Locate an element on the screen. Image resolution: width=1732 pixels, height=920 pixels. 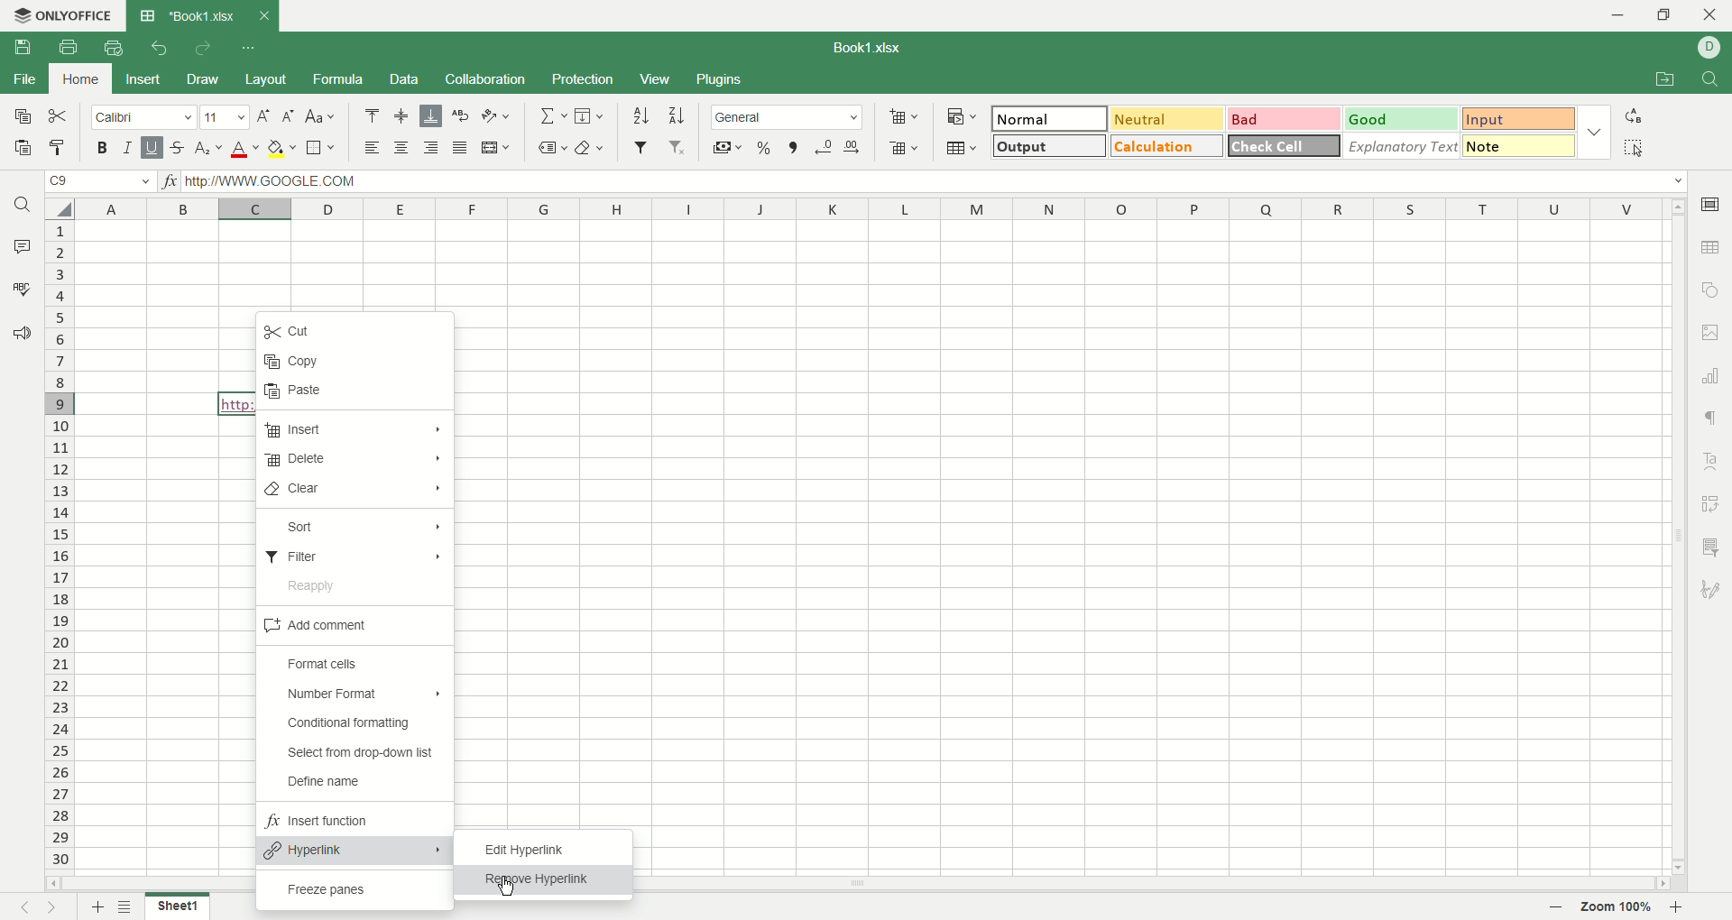
increase decimal is located at coordinates (849, 148).